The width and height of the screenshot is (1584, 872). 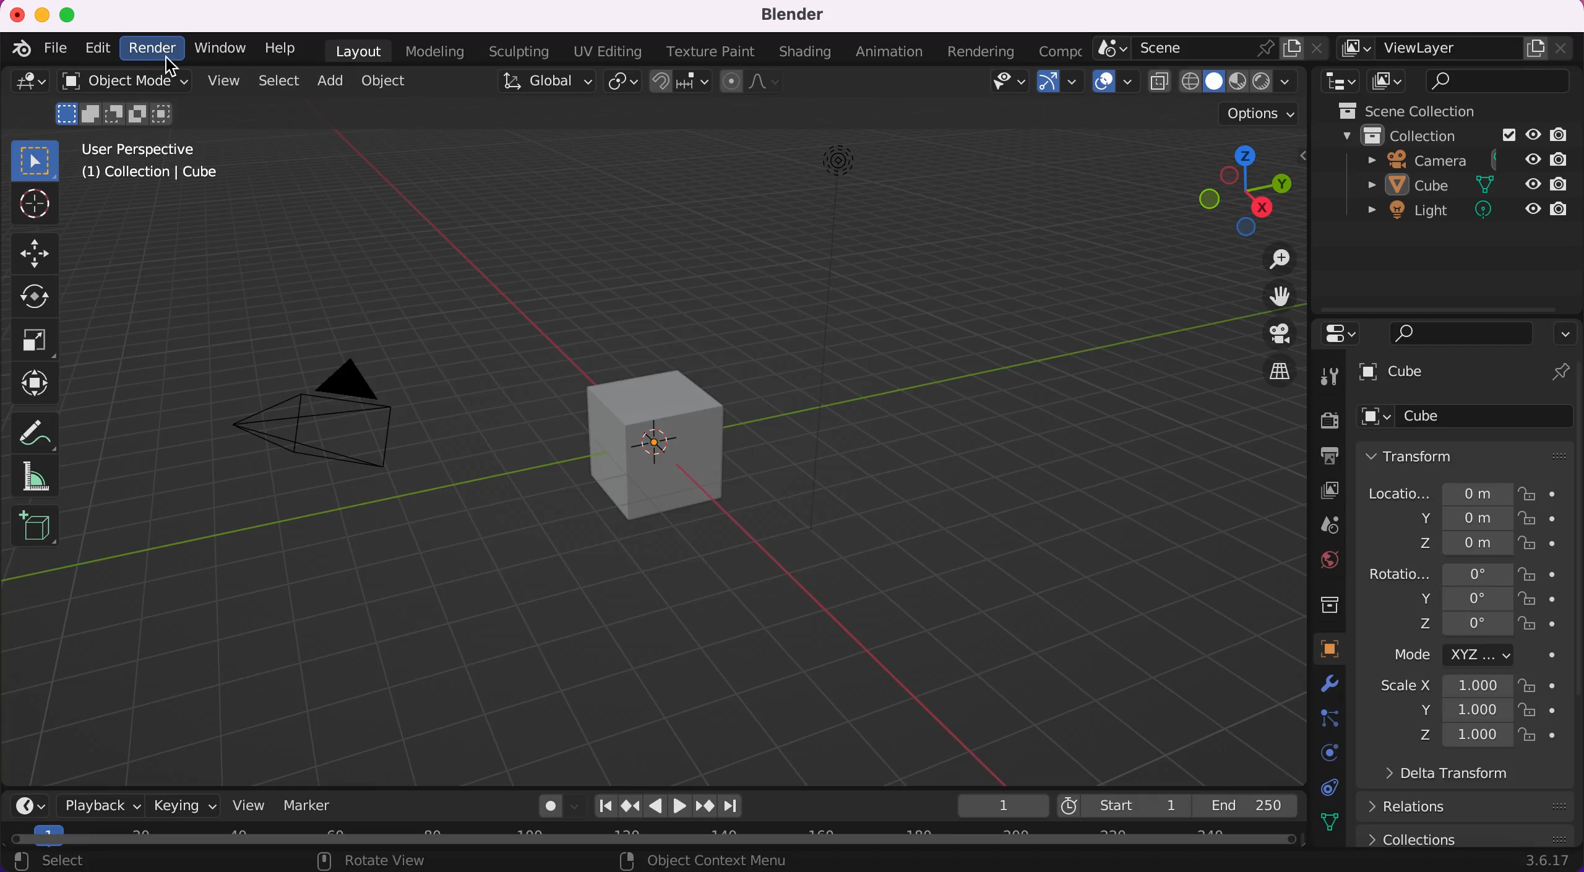 What do you see at coordinates (1534, 158) in the screenshot?
I see `hide in viewport` at bounding box center [1534, 158].